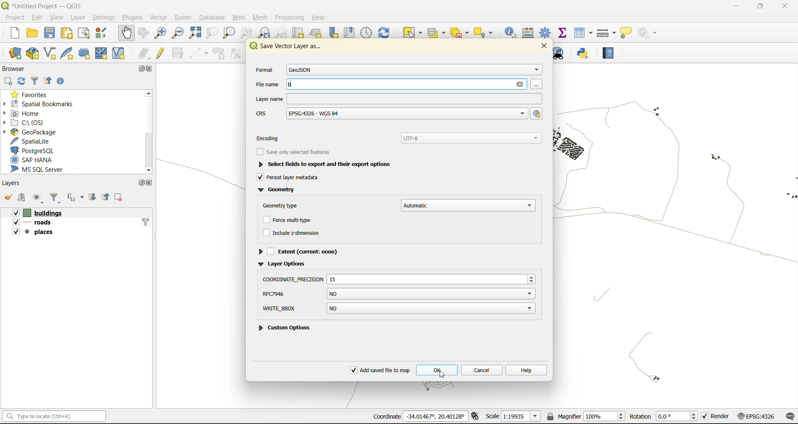 This screenshot has width=798, height=424. What do you see at coordinates (43, 105) in the screenshot?
I see `spatial bookmarks` at bounding box center [43, 105].